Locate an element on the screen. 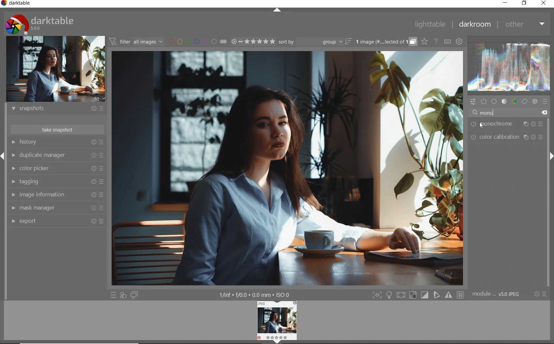 This screenshot has width=554, height=344. Image preview is located at coordinates (278, 322).